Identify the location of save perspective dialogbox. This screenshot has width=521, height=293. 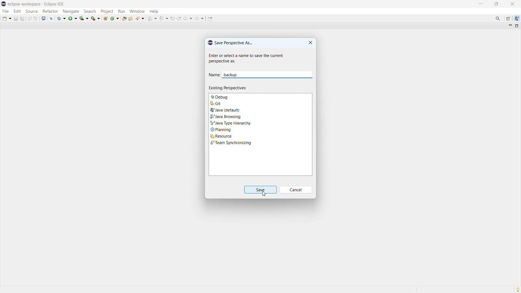
(230, 42).